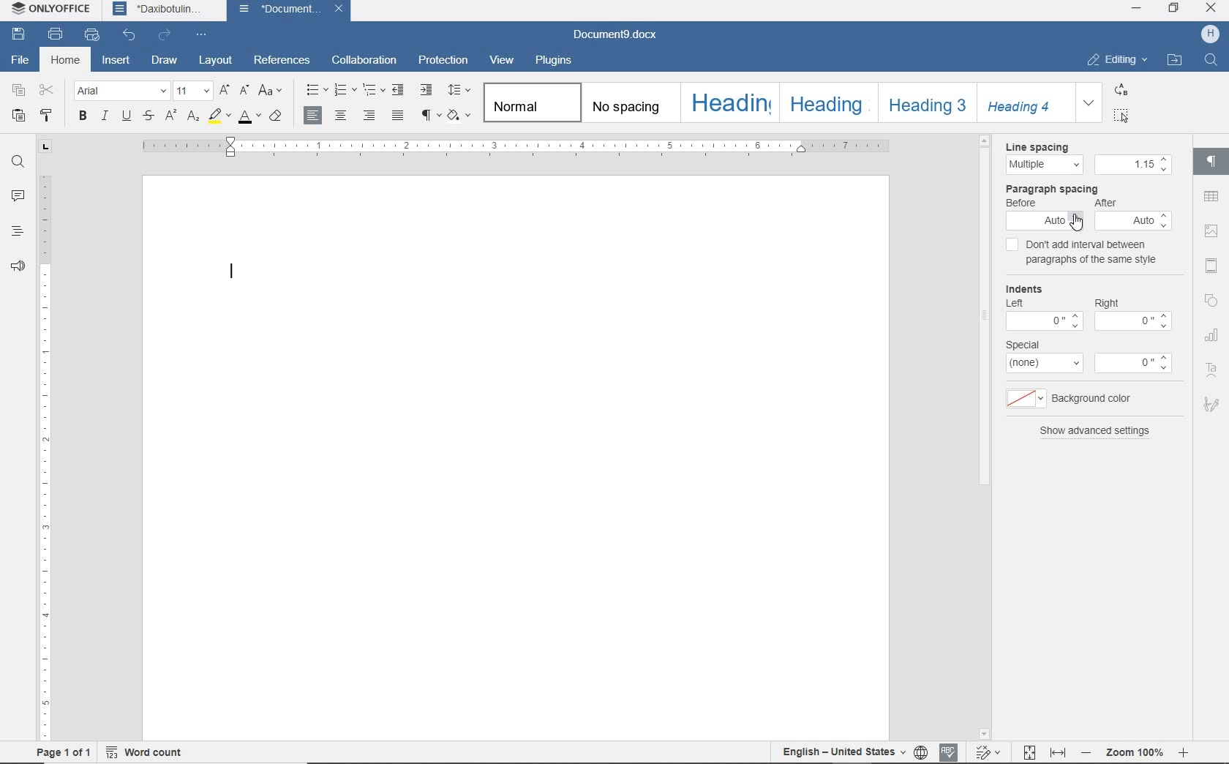 Image resolution: width=1229 pixels, height=764 pixels. What do you see at coordinates (18, 196) in the screenshot?
I see `comments` at bounding box center [18, 196].